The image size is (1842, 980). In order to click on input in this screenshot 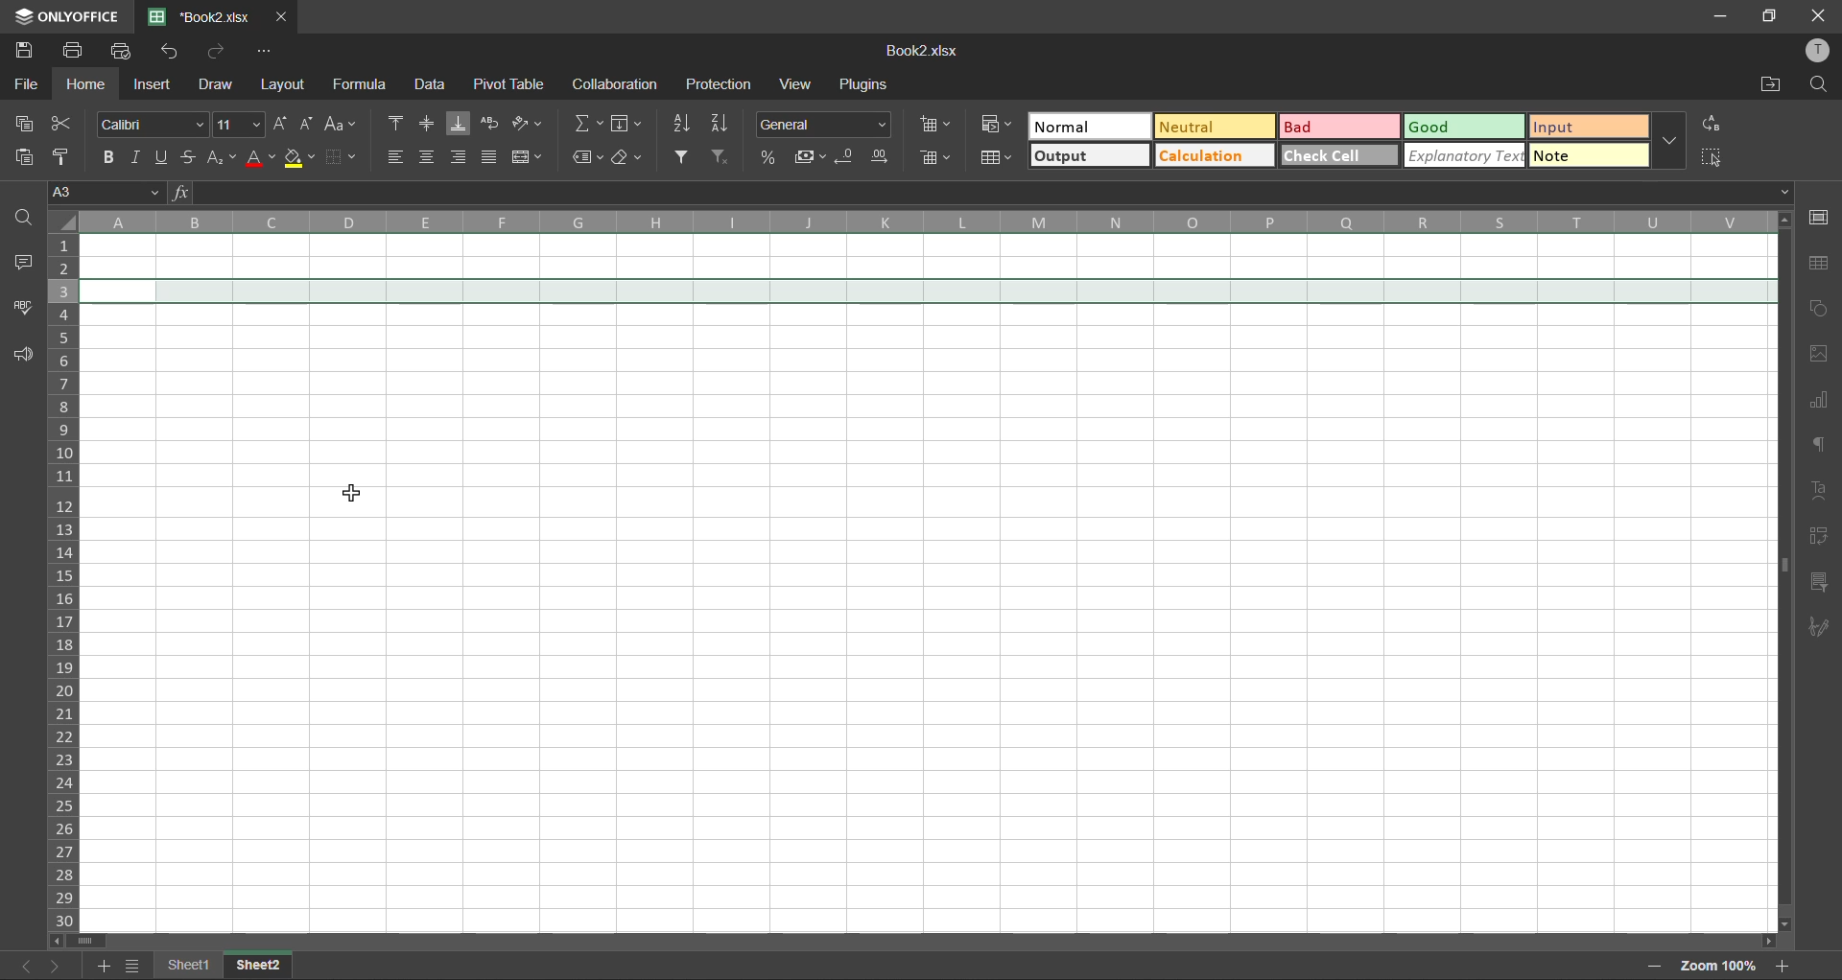, I will do `click(1583, 126)`.